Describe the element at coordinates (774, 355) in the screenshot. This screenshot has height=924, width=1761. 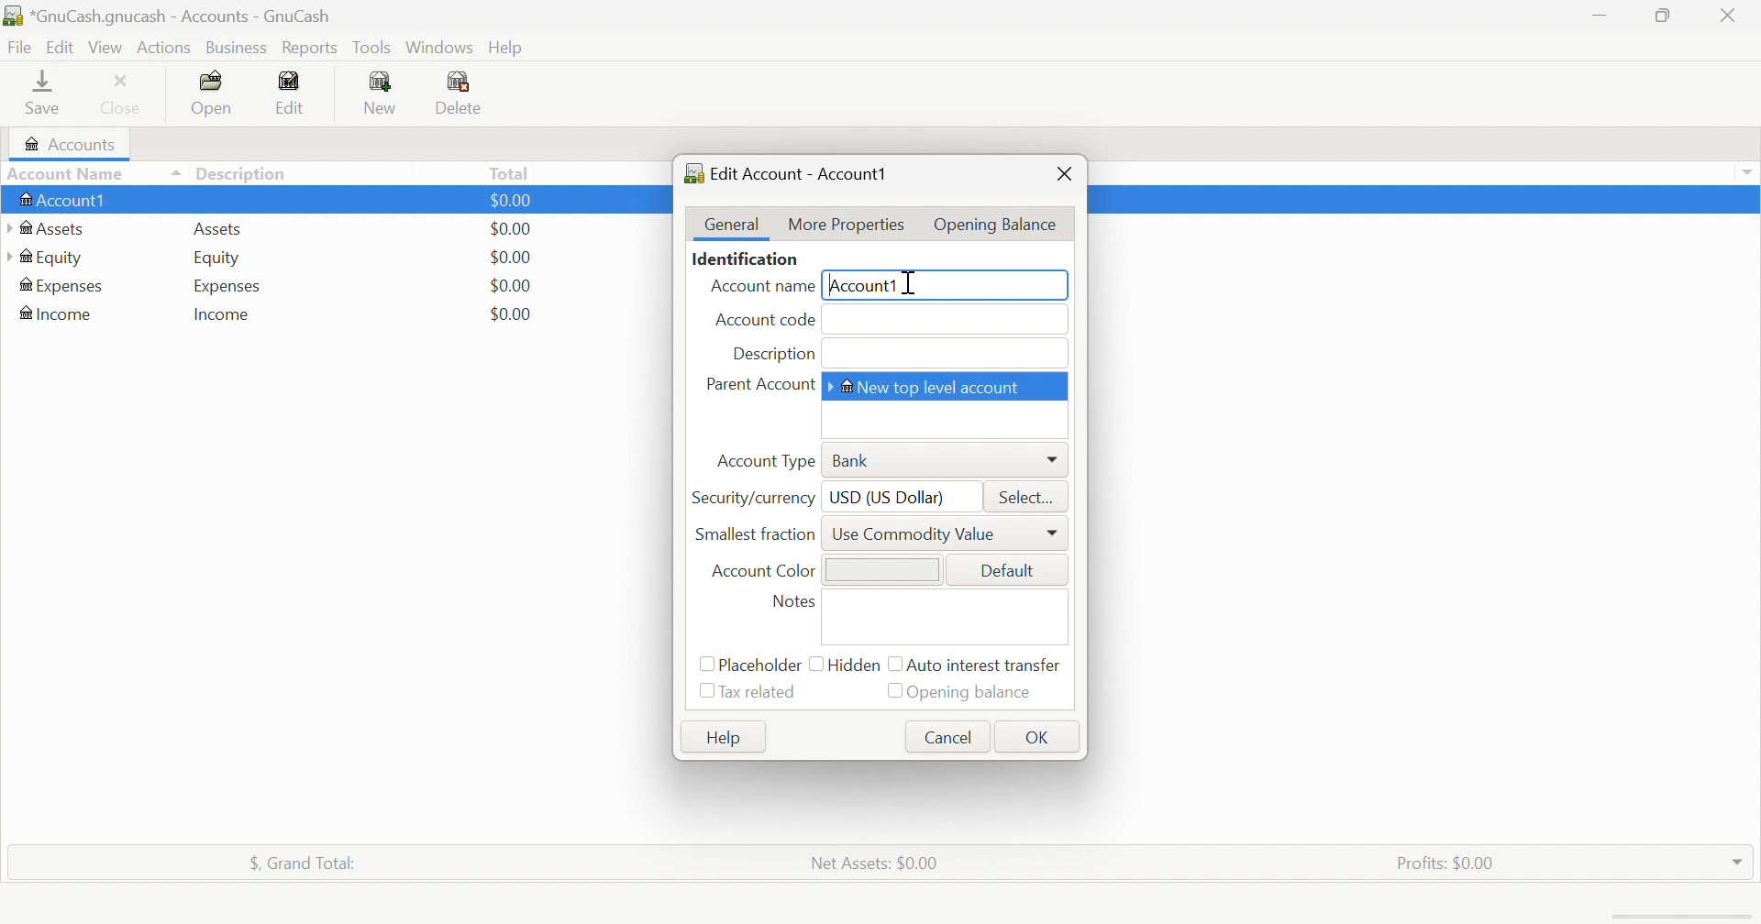
I see `Description` at that location.